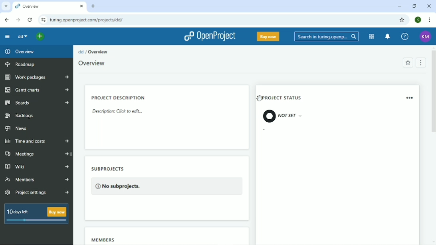  What do you see at coordinates (103, 239) in the screenshot?
I see `Members` at bounding box center [103, 239].